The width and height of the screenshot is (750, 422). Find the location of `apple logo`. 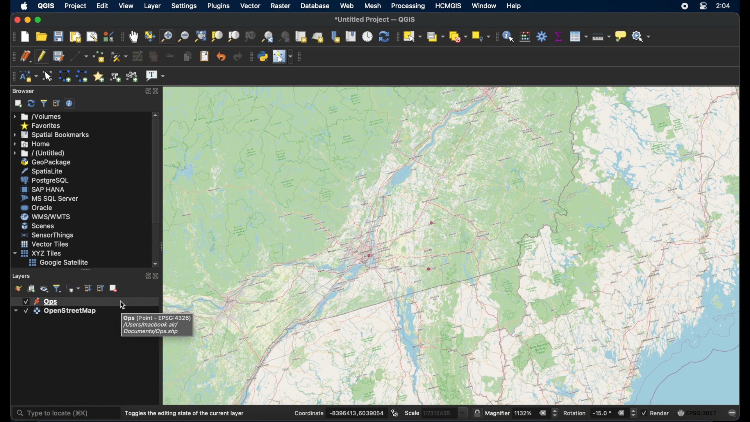

apple logo is located at coordinates (24, 5).